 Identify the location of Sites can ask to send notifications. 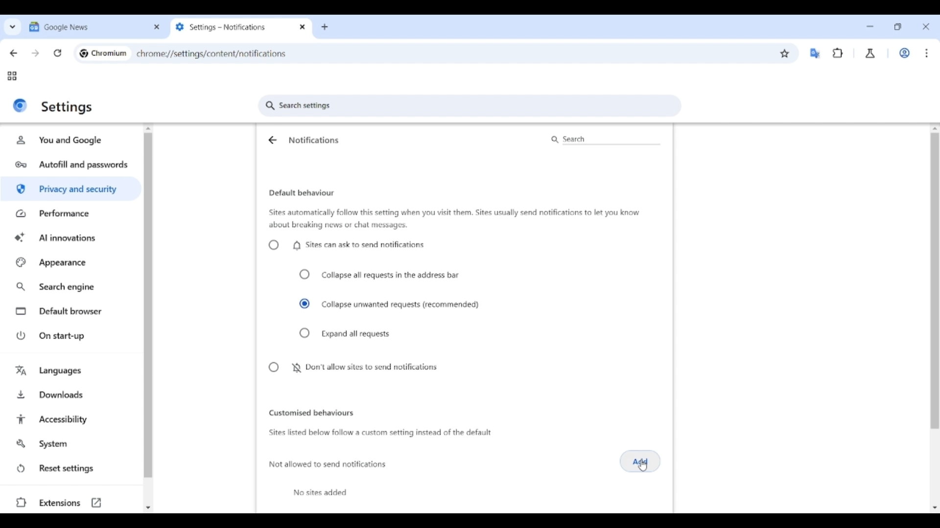
(346, 245).